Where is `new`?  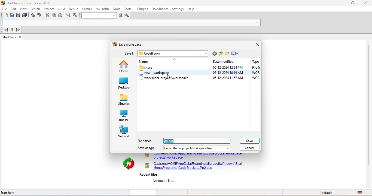
new is located at coordinates (5, 15).